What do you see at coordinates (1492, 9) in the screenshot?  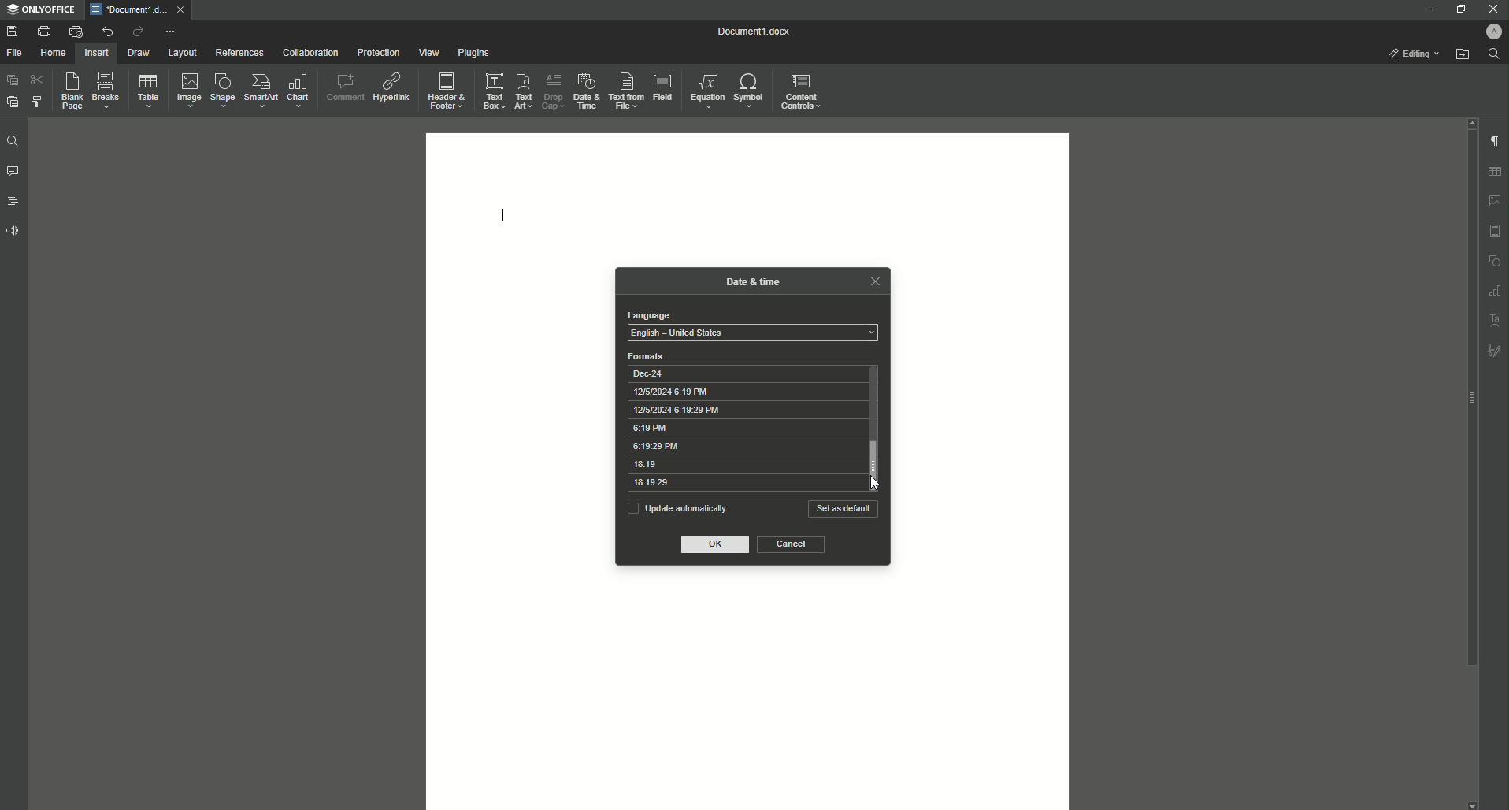 I see `Close` at bounding box center [1492, 9].